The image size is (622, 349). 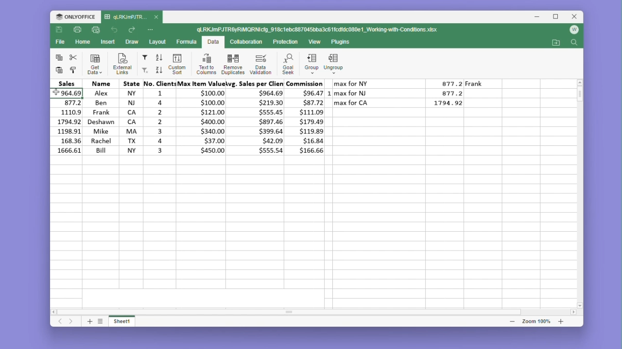 What do you see at coordinates (58, 70) in the screenshot?
I see `paste` at bounding box center [58, 70].